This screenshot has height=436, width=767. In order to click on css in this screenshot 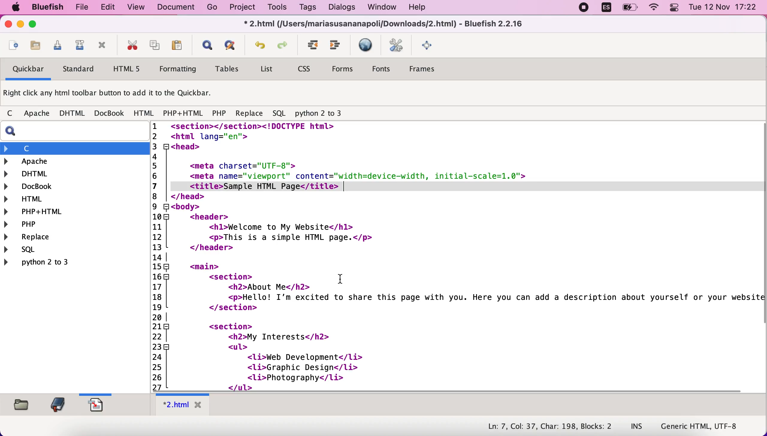, I will do `click(308, 68)`.